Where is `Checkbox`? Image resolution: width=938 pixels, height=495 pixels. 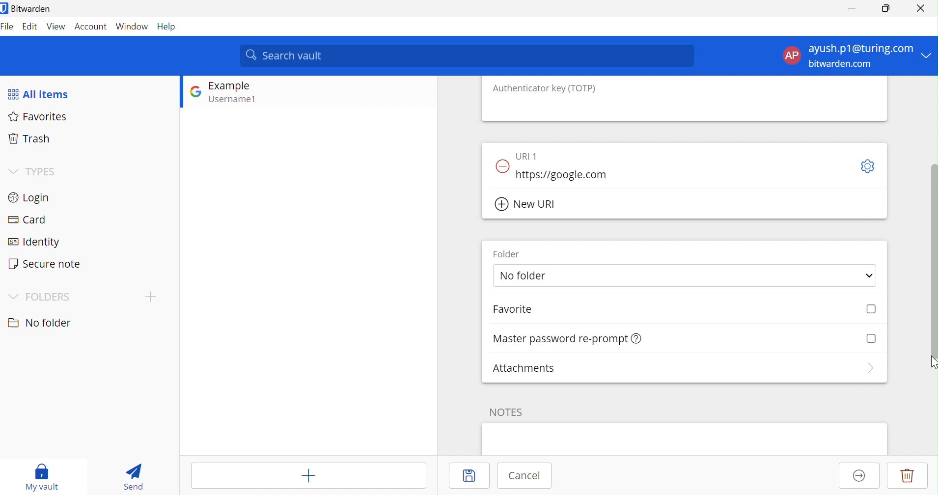 Checkbox is located at coordinates (872, 337).